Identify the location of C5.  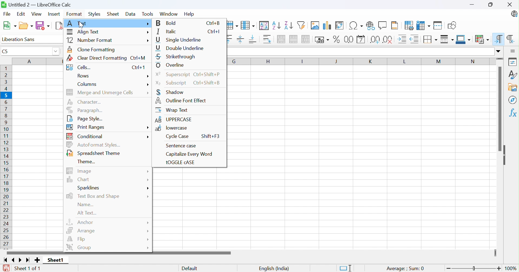
(25, 51).